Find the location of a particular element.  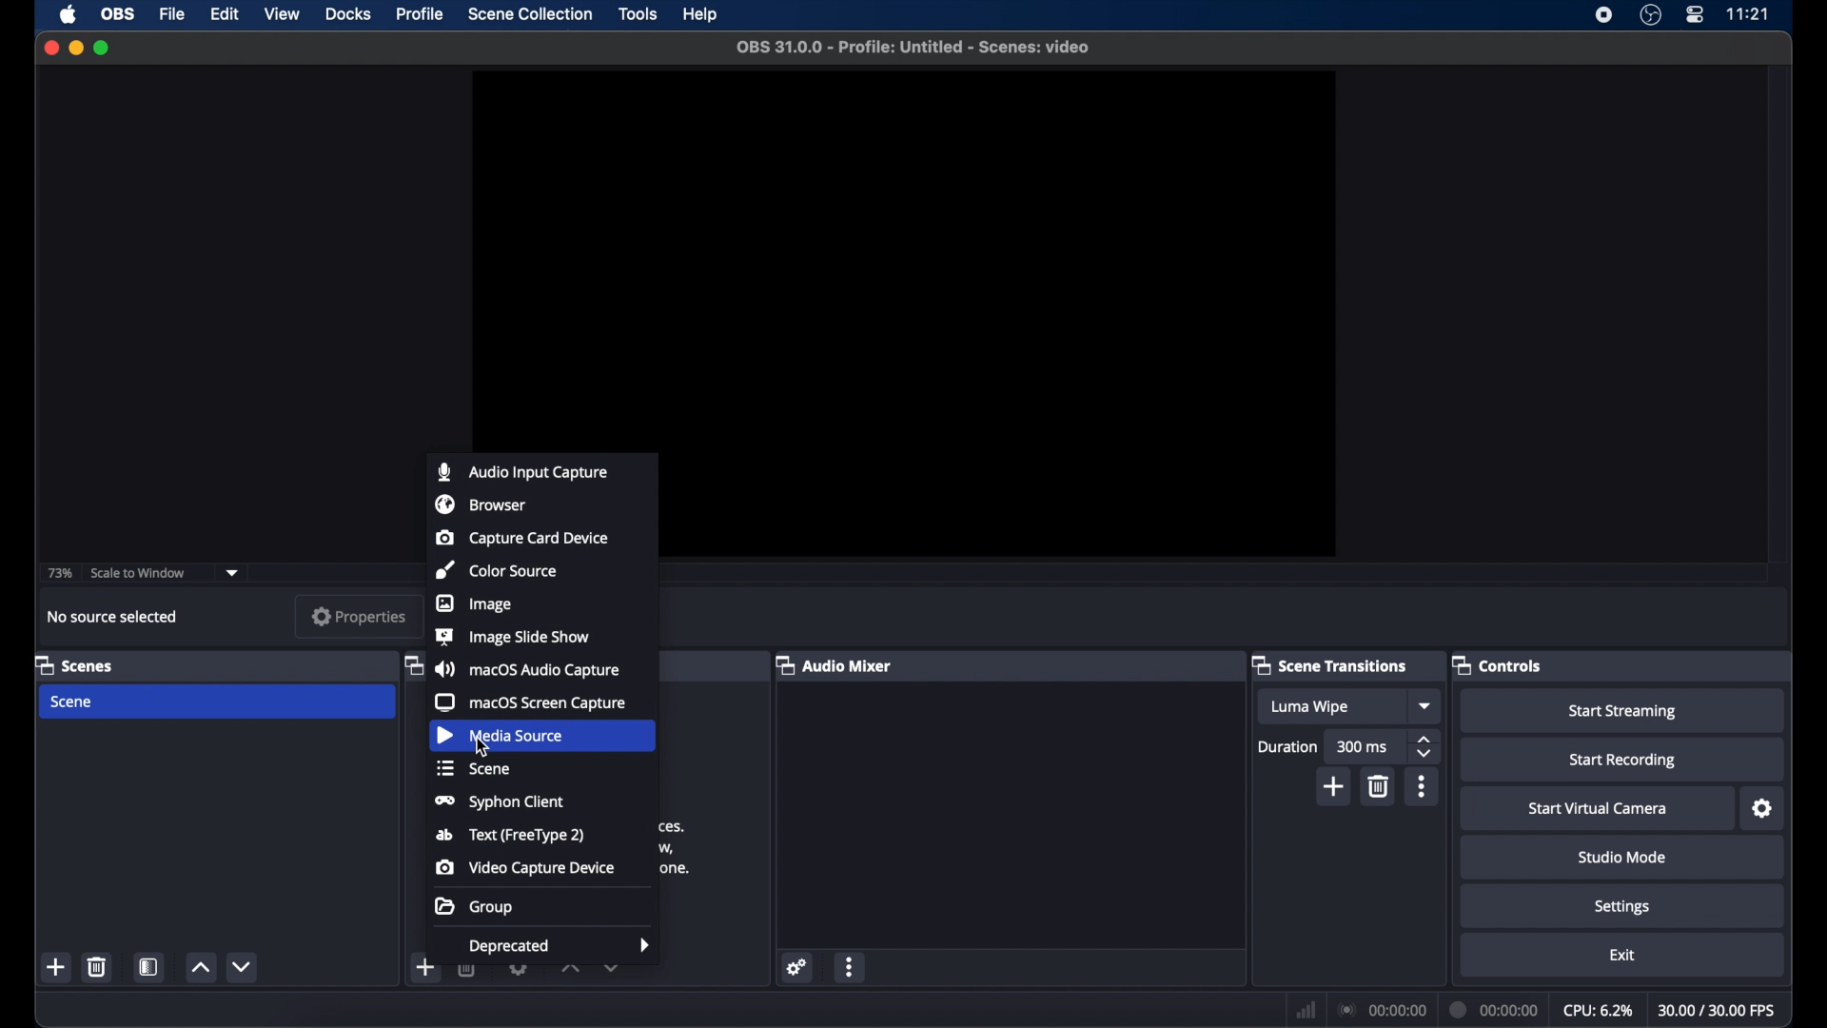

obs studio is located at coordinates (1651, 15).